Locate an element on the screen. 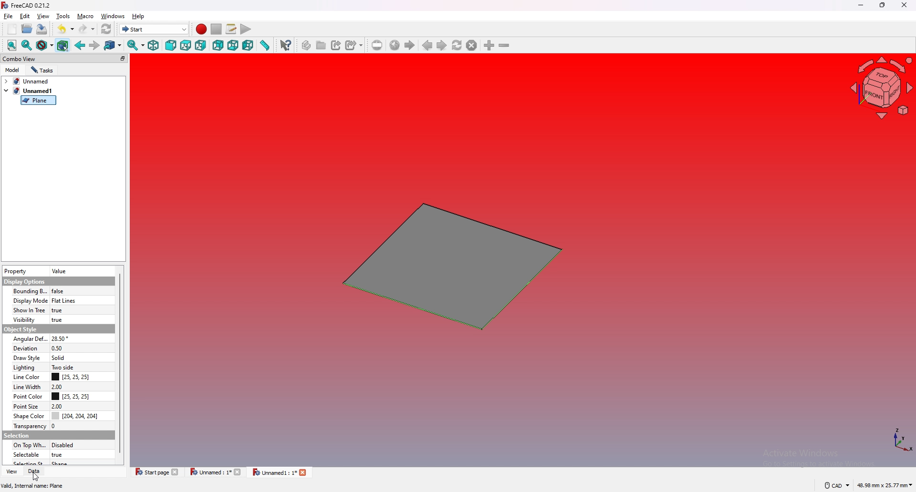 The width and height of the screenshot is (916, 492). 48.98 mm x 25.77 mm is located at coordinates (885, 486).